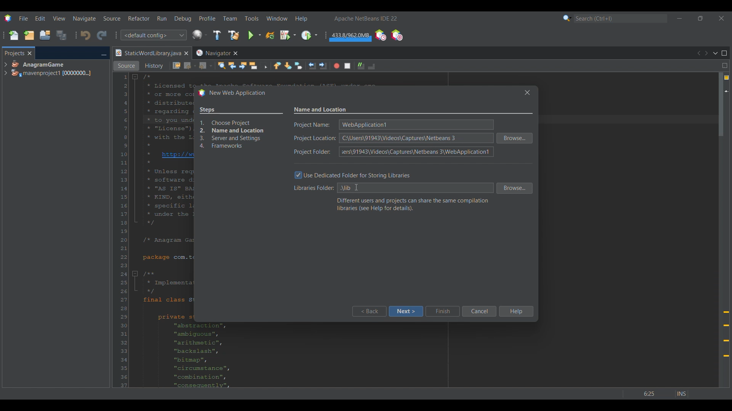 Image resolution: width=732 pixels, height=411 pixels. What do you see at coordinates (85, 35) in the screenshot?
I see `Undo` at bounding box center [85, 35].